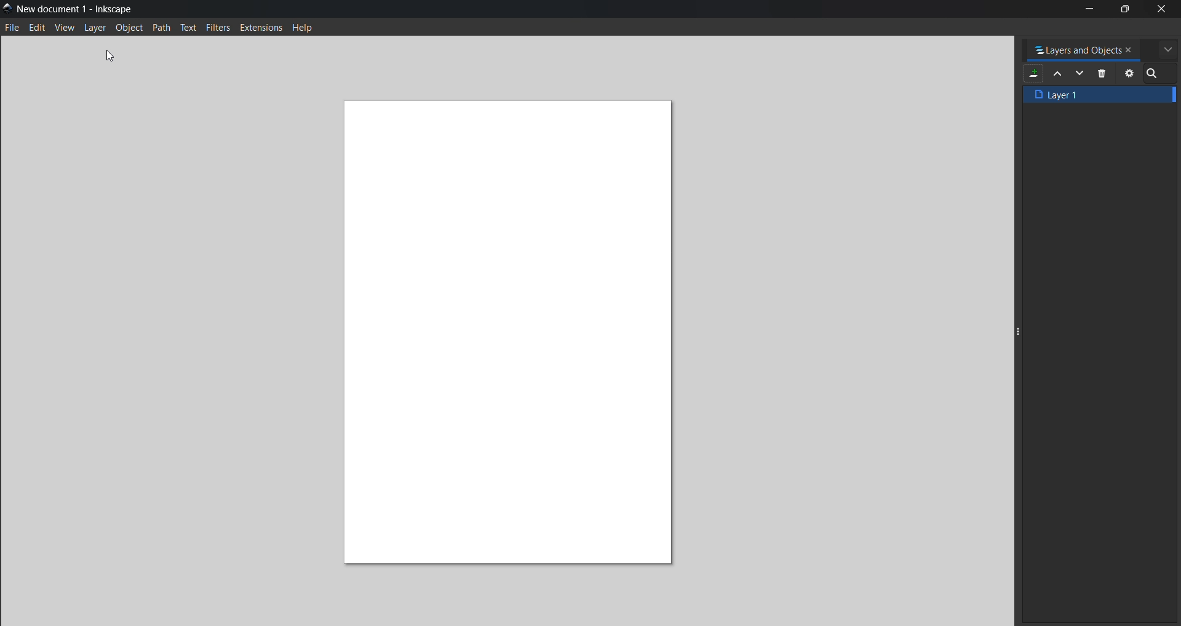 This screenshot has height=626, width=1181. What do you see at coordinates (1058, 75) in the screenshot?
I see `mask up` at bounding box center [1058, 75].